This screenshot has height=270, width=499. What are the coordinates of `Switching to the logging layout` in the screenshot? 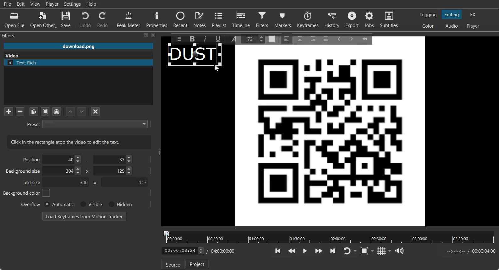 It's located at (428, 15).